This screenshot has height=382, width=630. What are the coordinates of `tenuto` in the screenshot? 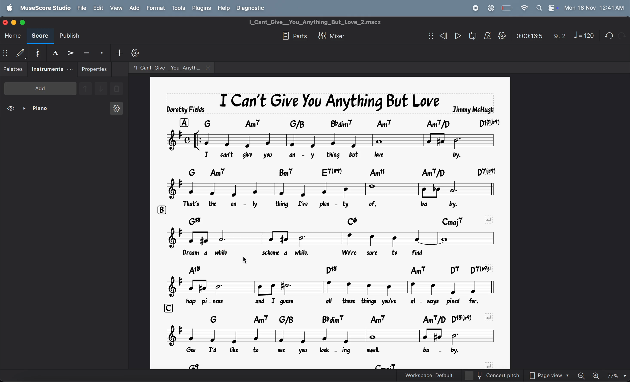 It's located at (84, 52).